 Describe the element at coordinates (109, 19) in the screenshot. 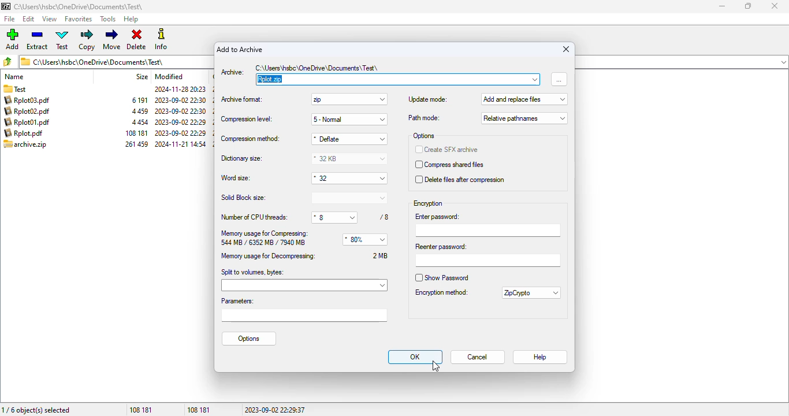

I see `tools` at that location.